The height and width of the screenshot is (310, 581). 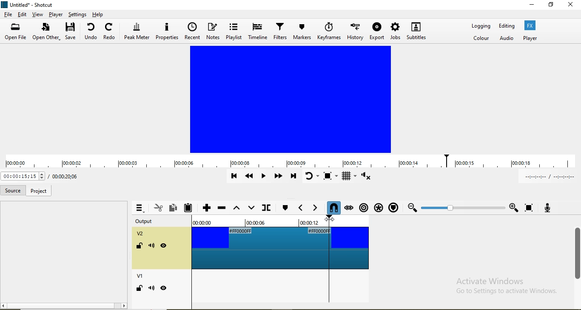 What do you see at coordinates (280, 249) in the screenshot?
I see `video track` at bounding box center [280, 249].